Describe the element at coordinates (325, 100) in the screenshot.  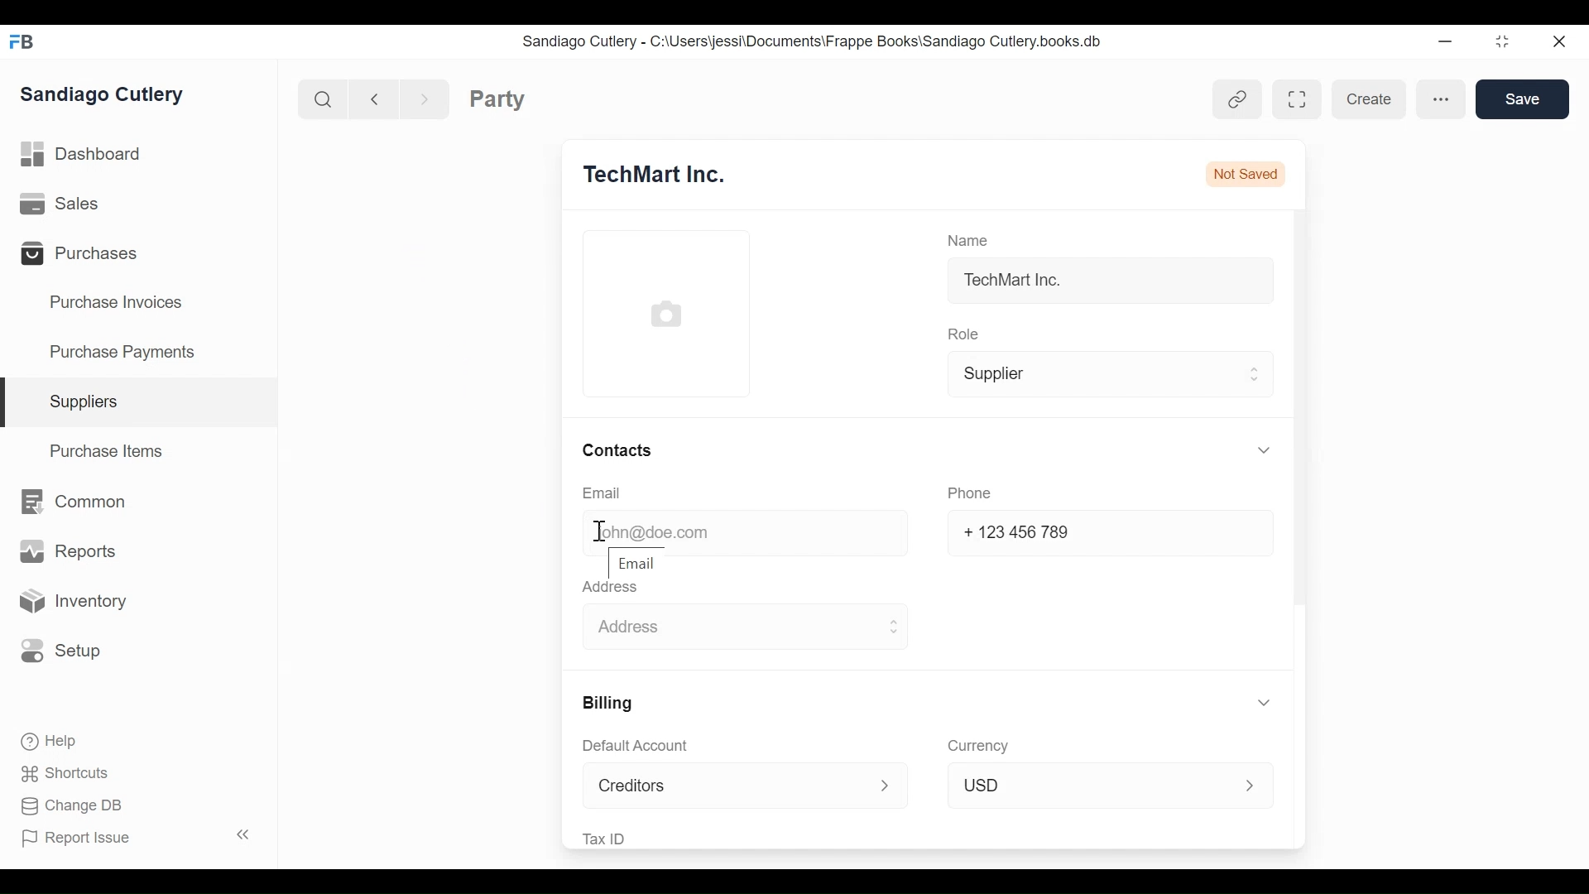
I see `search` at that location.